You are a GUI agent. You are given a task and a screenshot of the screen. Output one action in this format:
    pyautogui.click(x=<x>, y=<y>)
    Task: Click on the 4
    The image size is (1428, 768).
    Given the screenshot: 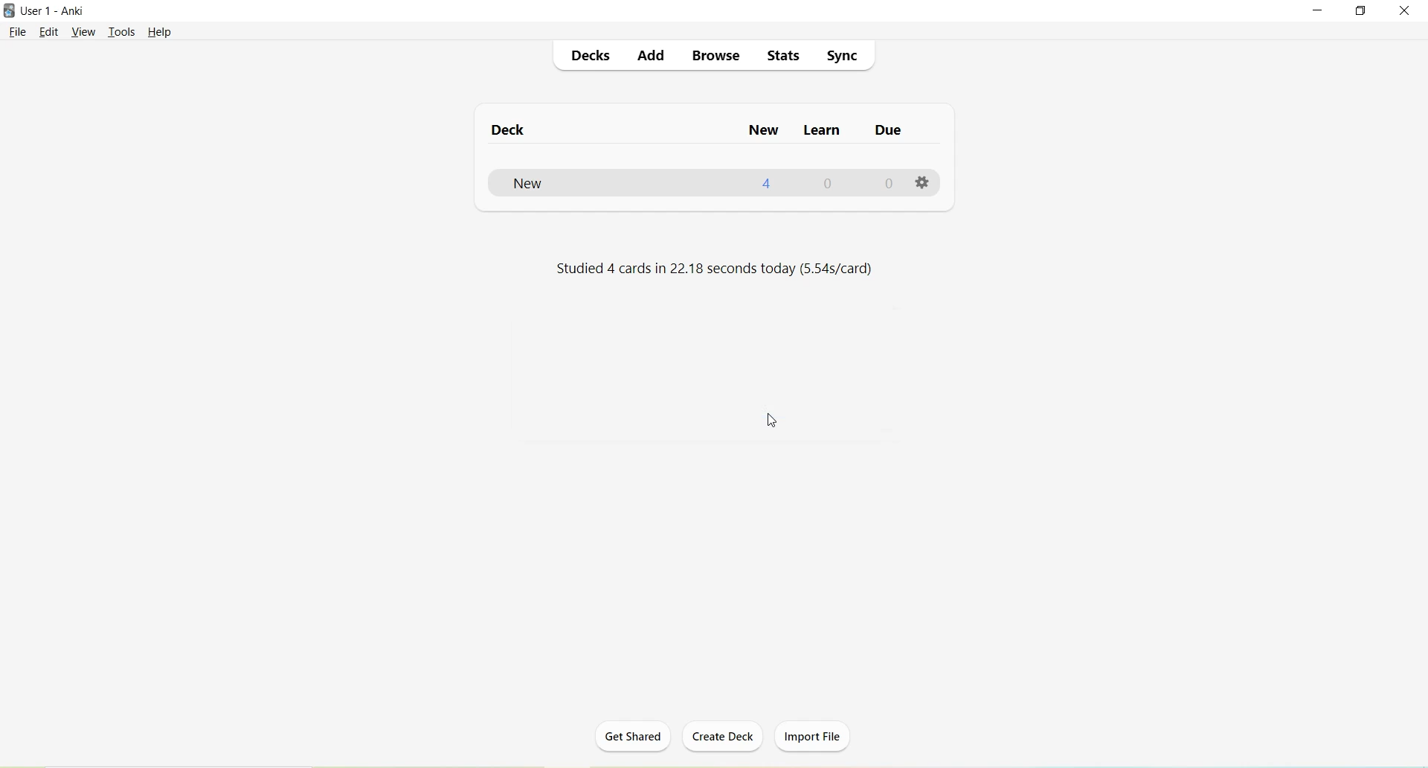 What is the action you would take?
    pyautogui.click(x=768, y=184)
    